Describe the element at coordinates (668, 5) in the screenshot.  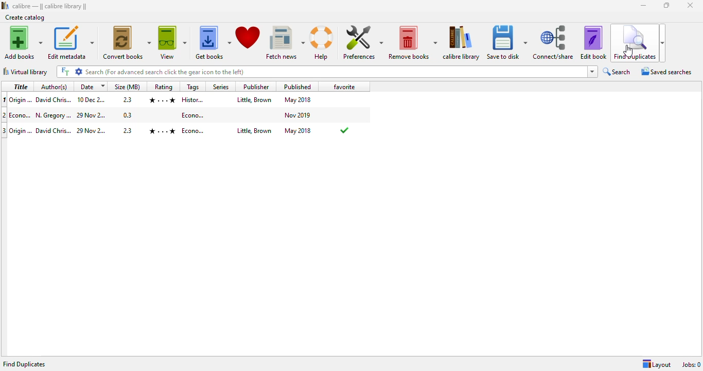
I see `maximize` at that location.